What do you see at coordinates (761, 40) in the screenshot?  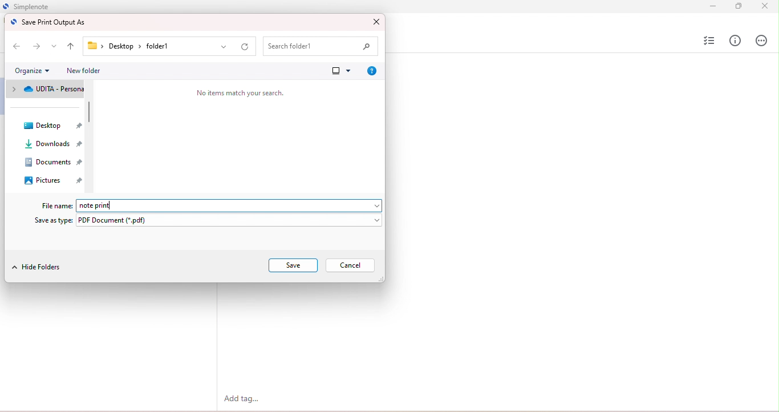 I see `actions` at bounding box center [761, 40].